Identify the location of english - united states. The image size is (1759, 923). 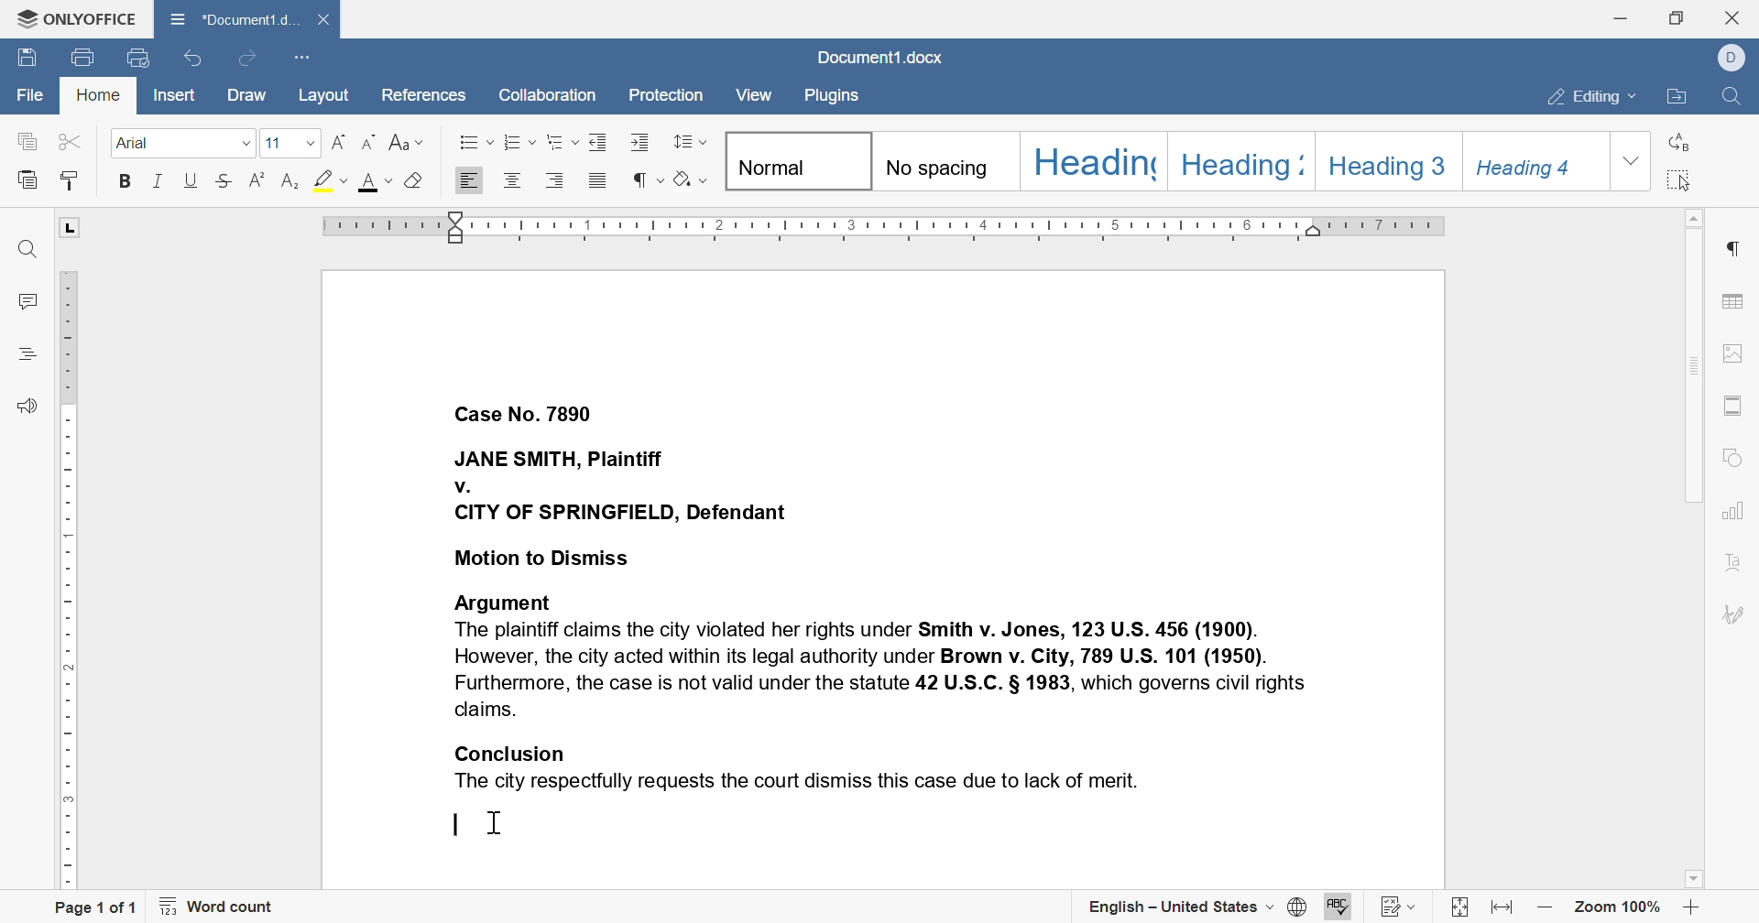
(1196, 908).